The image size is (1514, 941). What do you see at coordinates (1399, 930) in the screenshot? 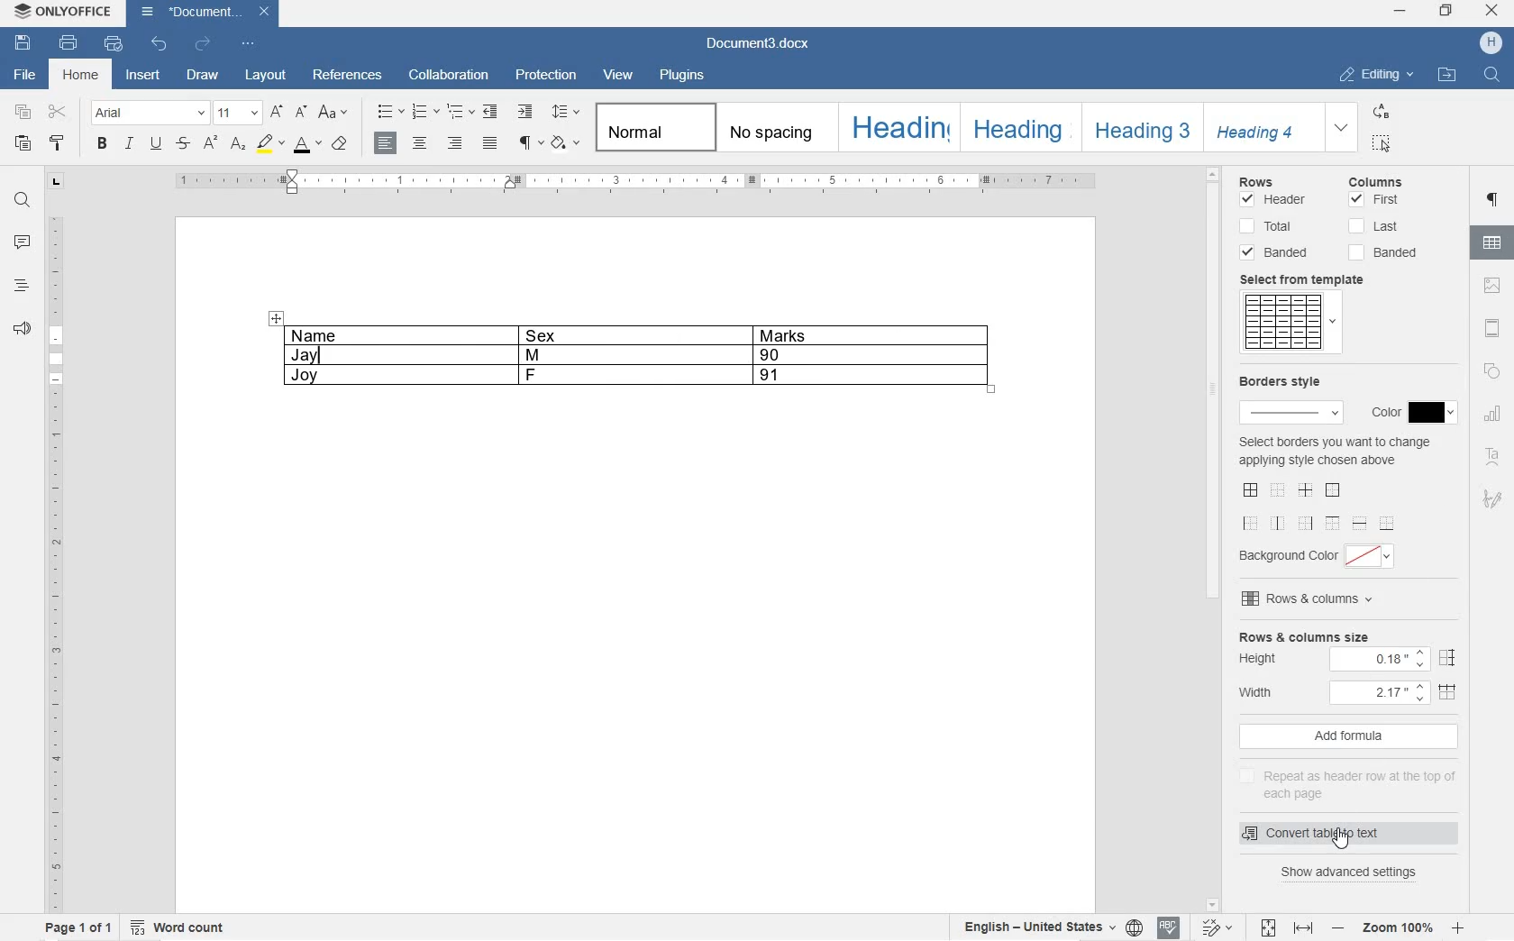
I see `ZOOM IN OR OUT` at bounding box center [1399, 930].